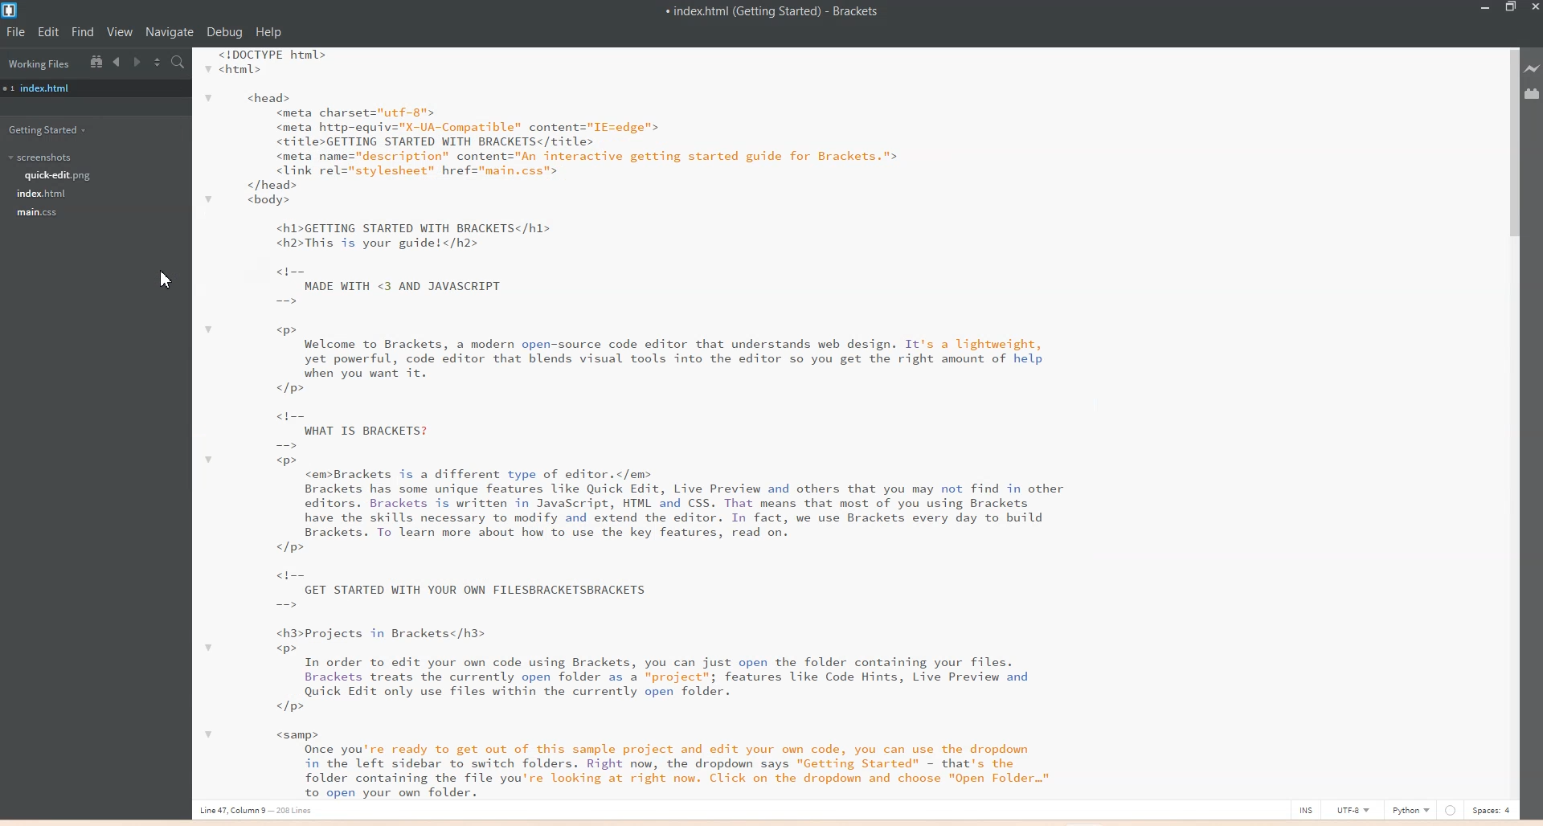 This screenshot has width=1543, height=826. Describe the element at coordinates (48, 32) in the screenshot. I see `Edit` at that location.